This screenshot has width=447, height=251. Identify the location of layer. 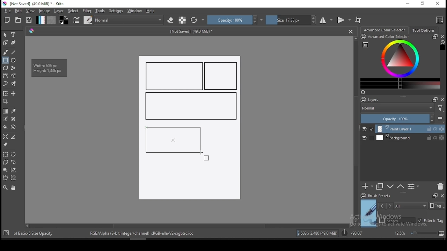
(410, 138).